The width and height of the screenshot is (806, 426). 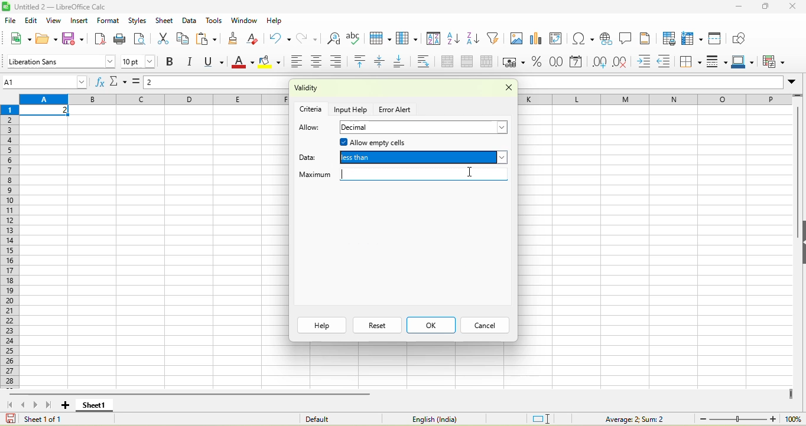 What do you see at coordinates (355, 38) in the screenshot?
I see `spelling` at bounding box center [355, 38].